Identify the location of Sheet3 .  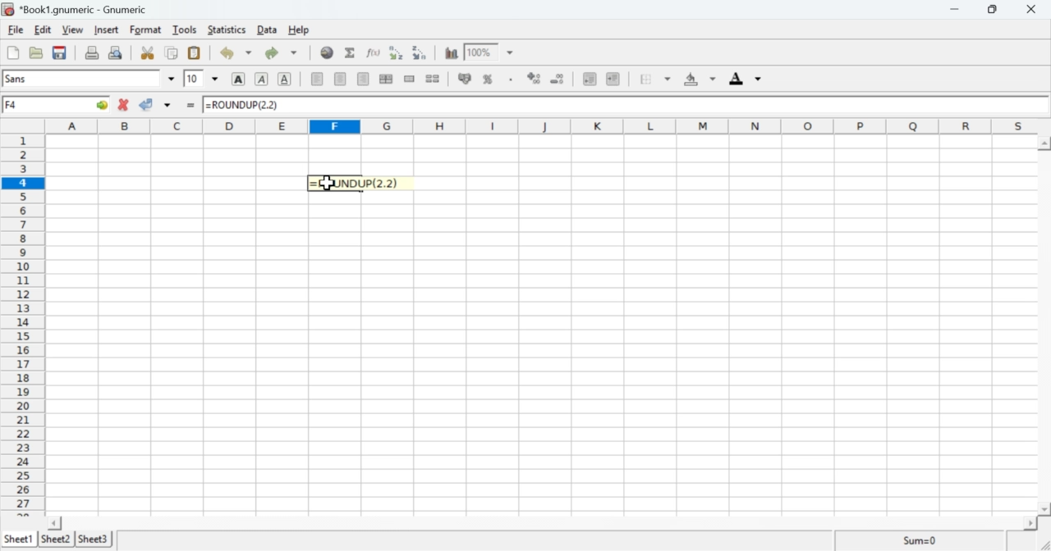
(97, 540).